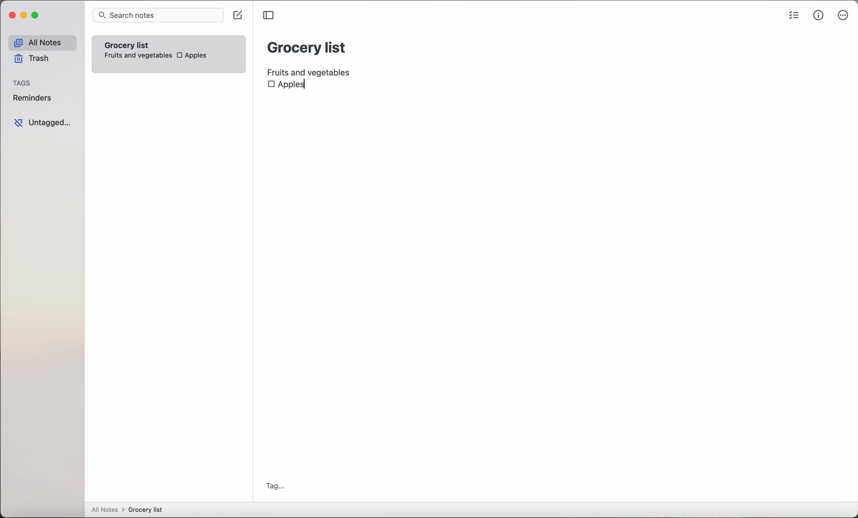 The image size is (858, 518). I want to click on reminders, so click(32, 99).